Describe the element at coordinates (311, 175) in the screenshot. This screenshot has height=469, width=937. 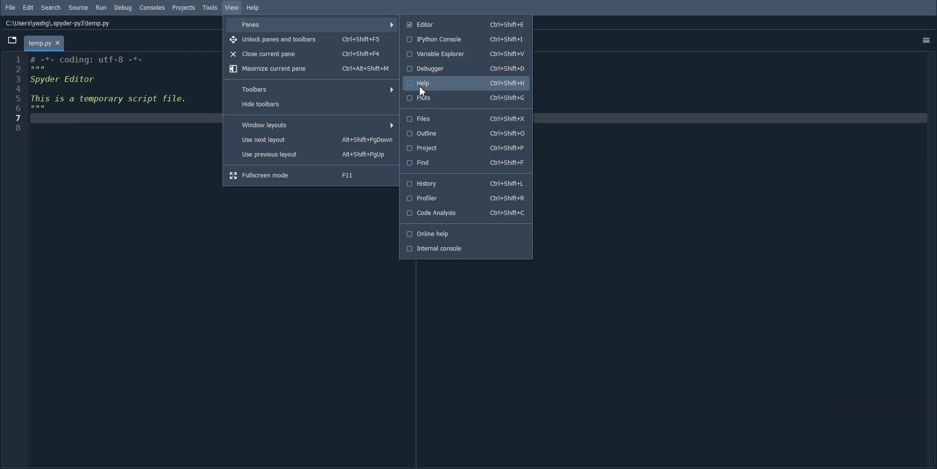
I see `Fullscreen mode` at that location.